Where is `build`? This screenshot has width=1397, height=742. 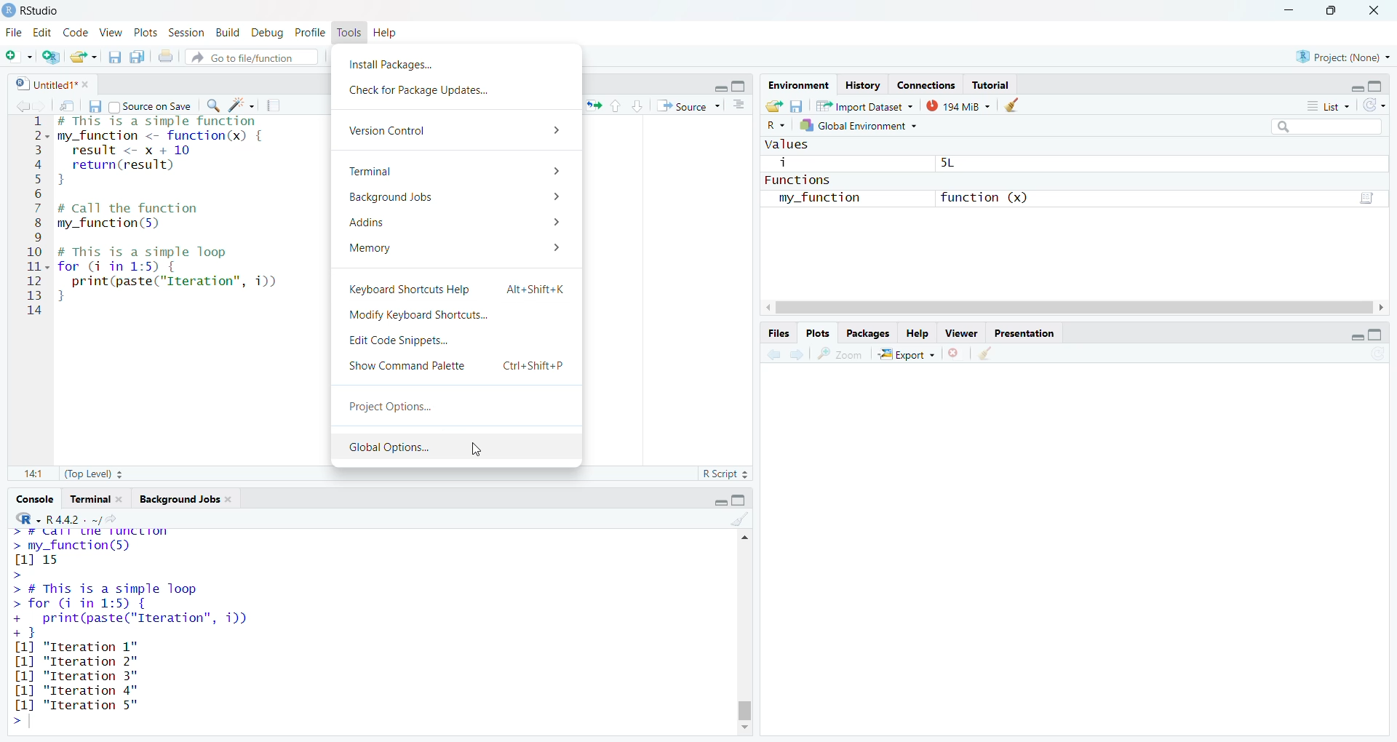
build is located at coordinates (226, 30).